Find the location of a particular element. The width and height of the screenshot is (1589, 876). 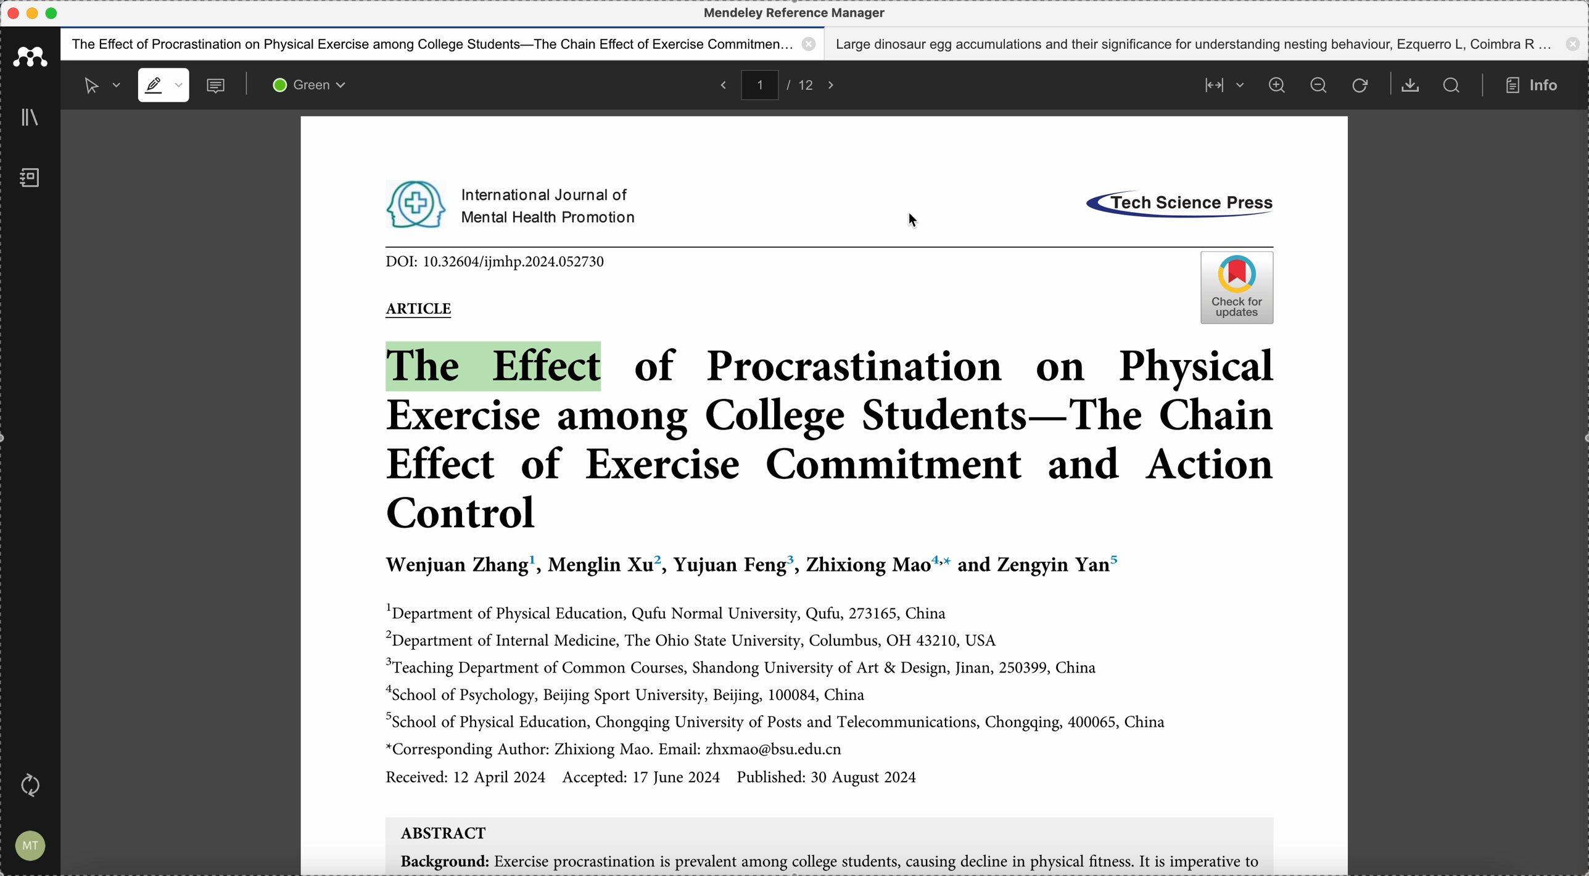

pdf opened: The Effect of procastination on physical is located at coordinates (824, 558).